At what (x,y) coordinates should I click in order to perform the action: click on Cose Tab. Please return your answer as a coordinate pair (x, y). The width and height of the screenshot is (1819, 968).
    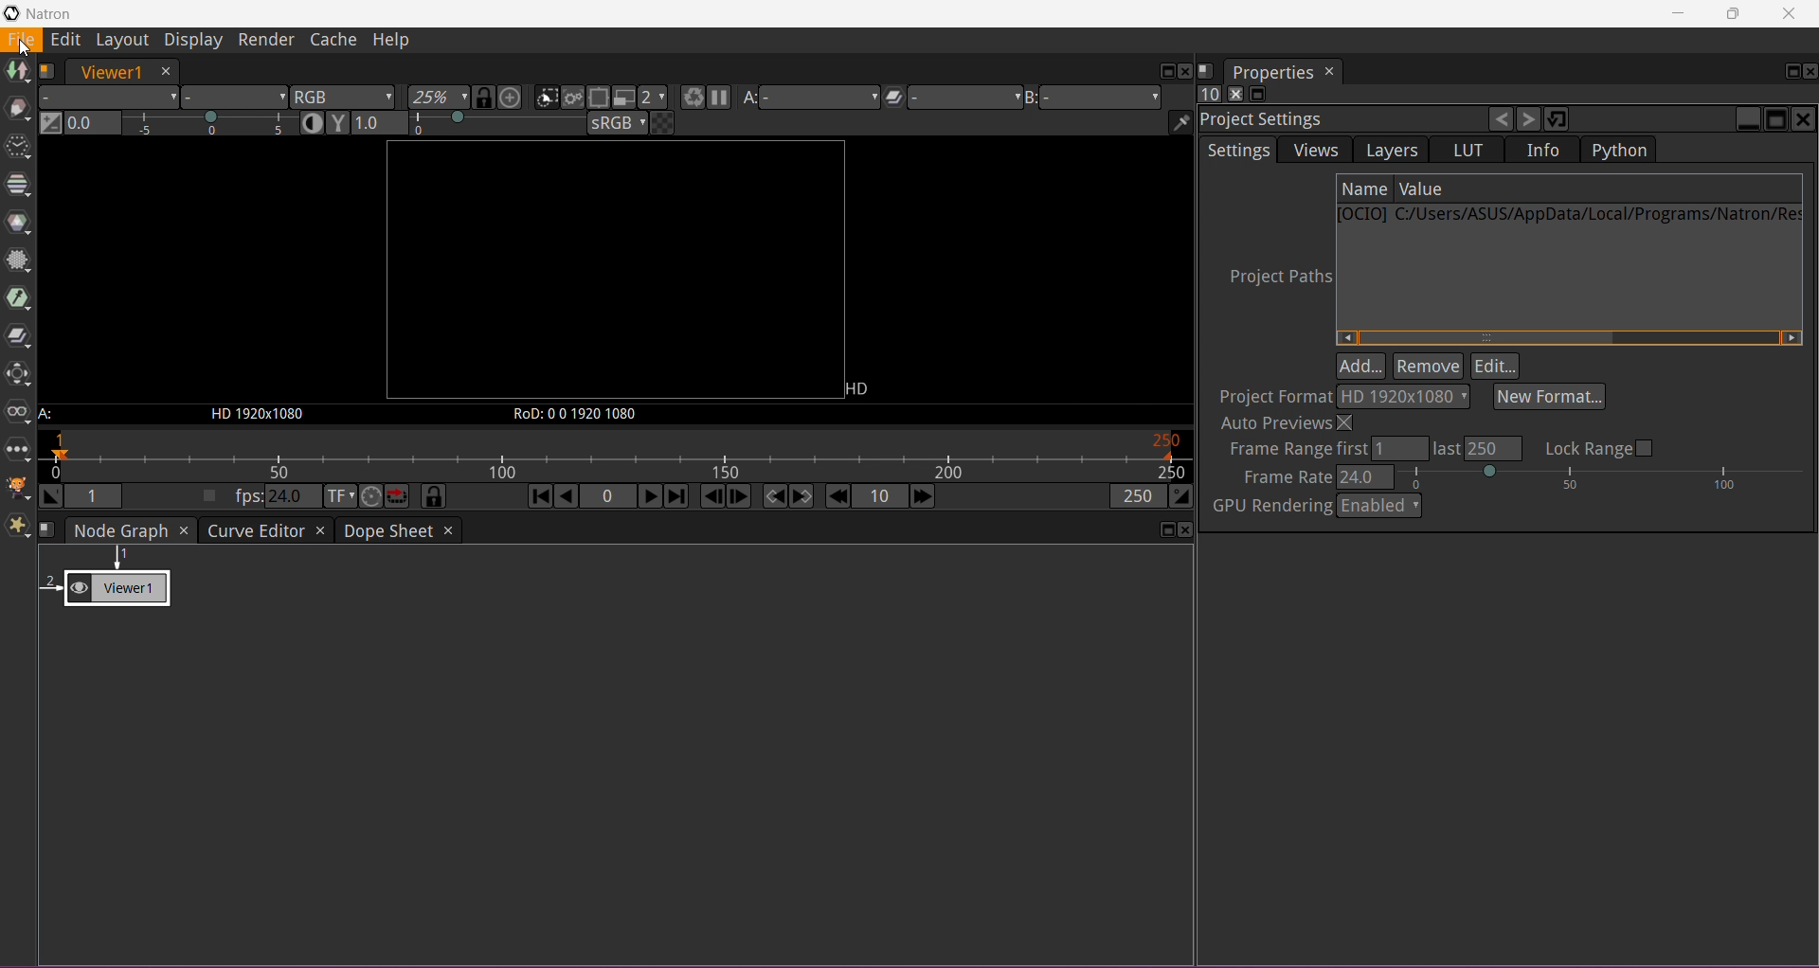
    Looking at the image, I should click on (165, 71).